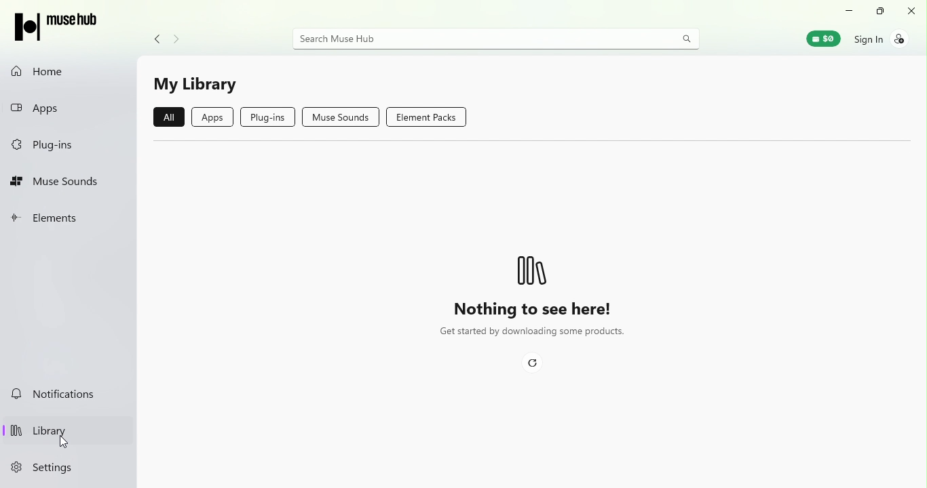  What do you see at coordinates (529, 323) in the screenshot?
I see `Nothing to see here:
Get started by downloading some products.` at bounding box center [529, 323].